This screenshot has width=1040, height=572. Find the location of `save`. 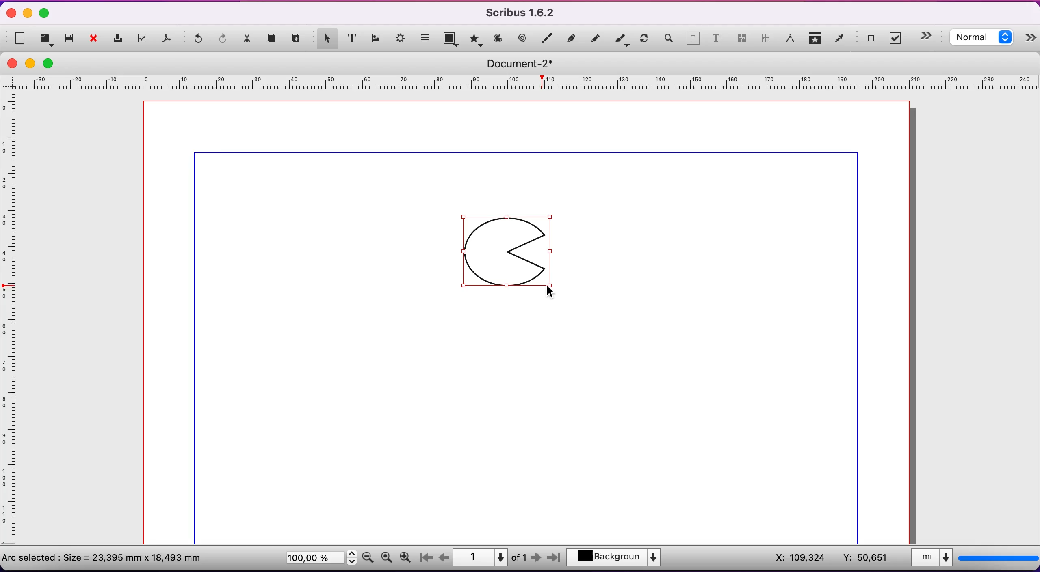

save is located at coordinates (70, 39).